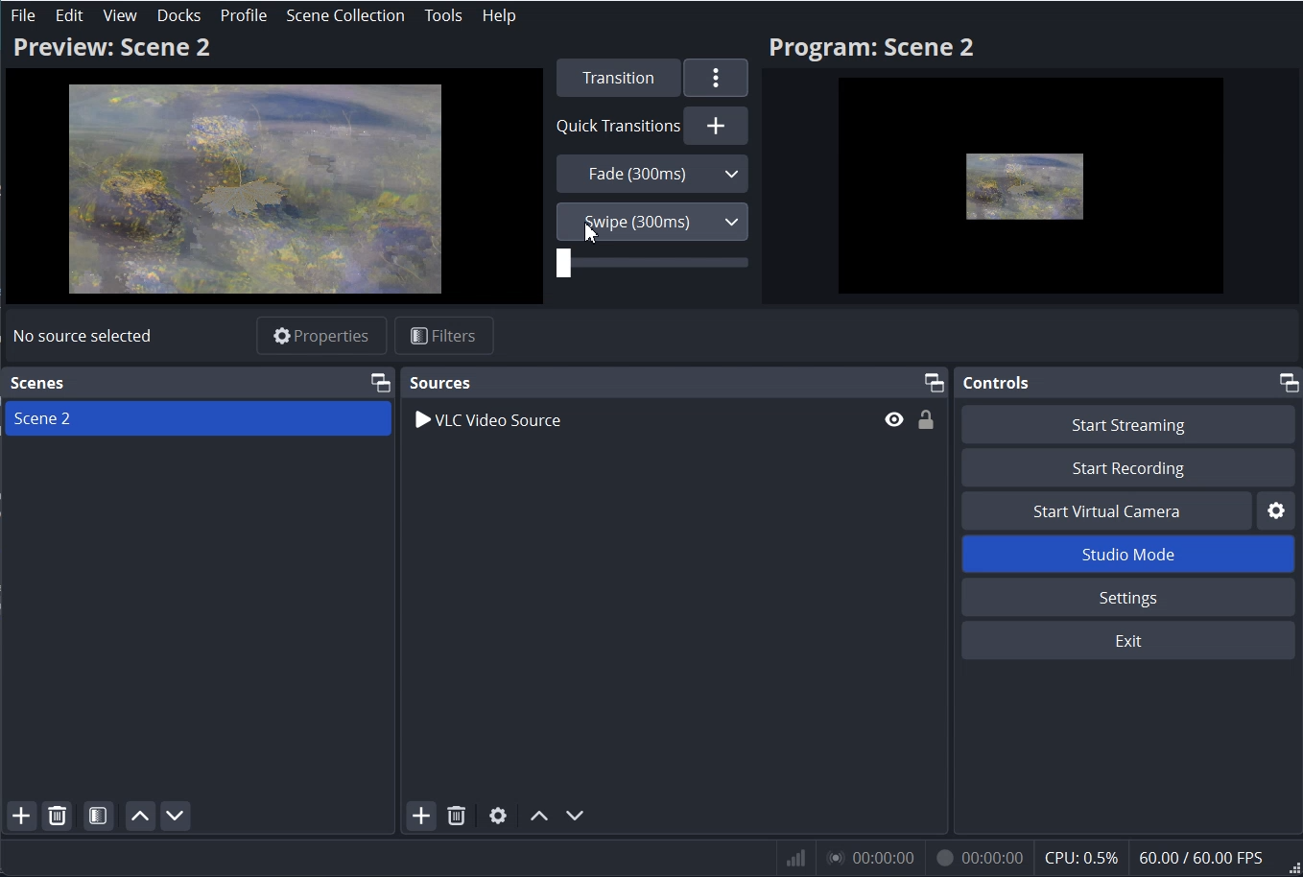 The height and width of the screenshot is (877, 1303). Describe the element at coordinates (1031, 169) in the screenshot. I see `Preview scene 2 ` at that location.